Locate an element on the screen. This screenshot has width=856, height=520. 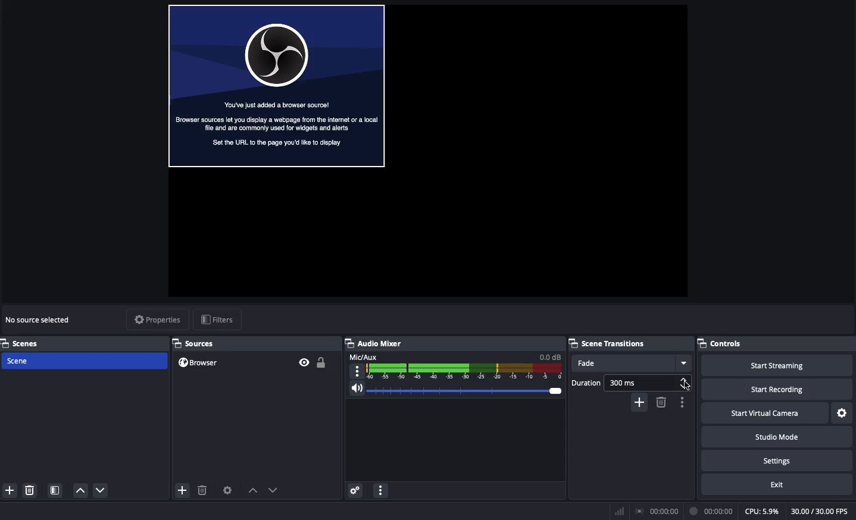
Options is located at coordinates (381, 491).